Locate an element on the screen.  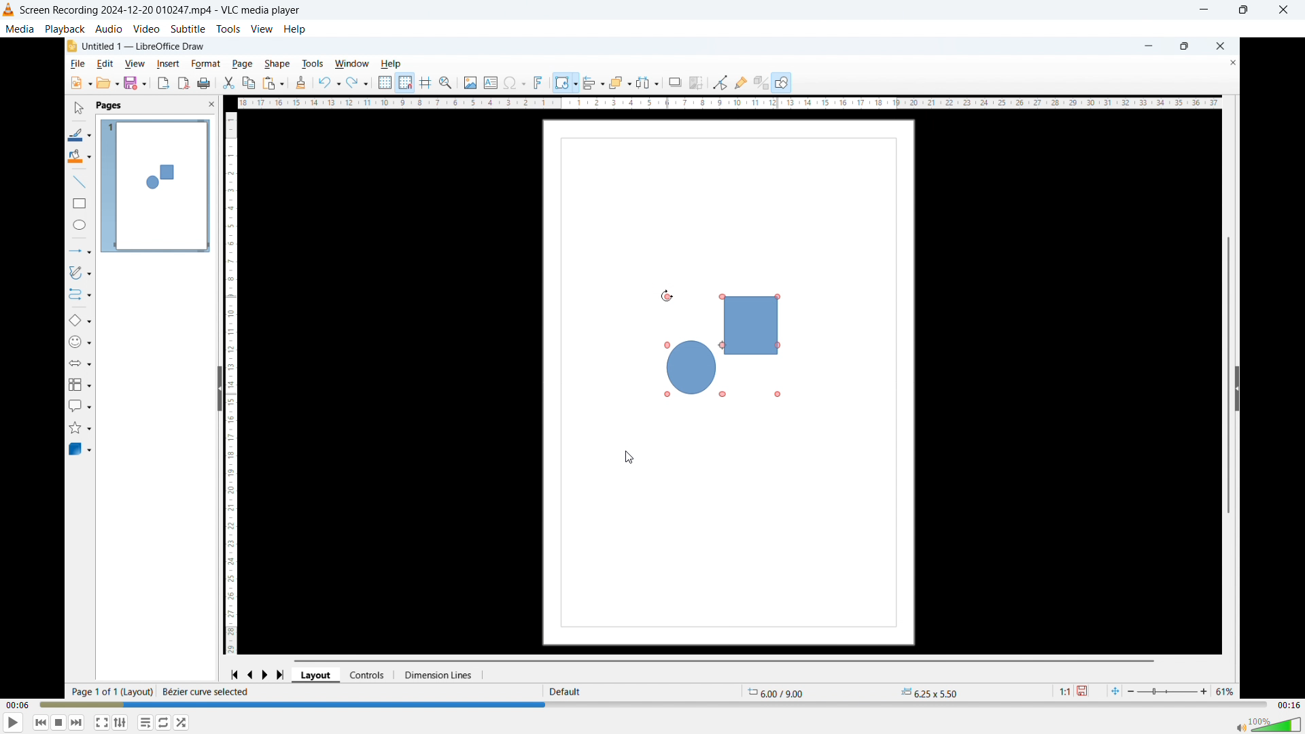
Playback  is located at coordinates (66, 29).